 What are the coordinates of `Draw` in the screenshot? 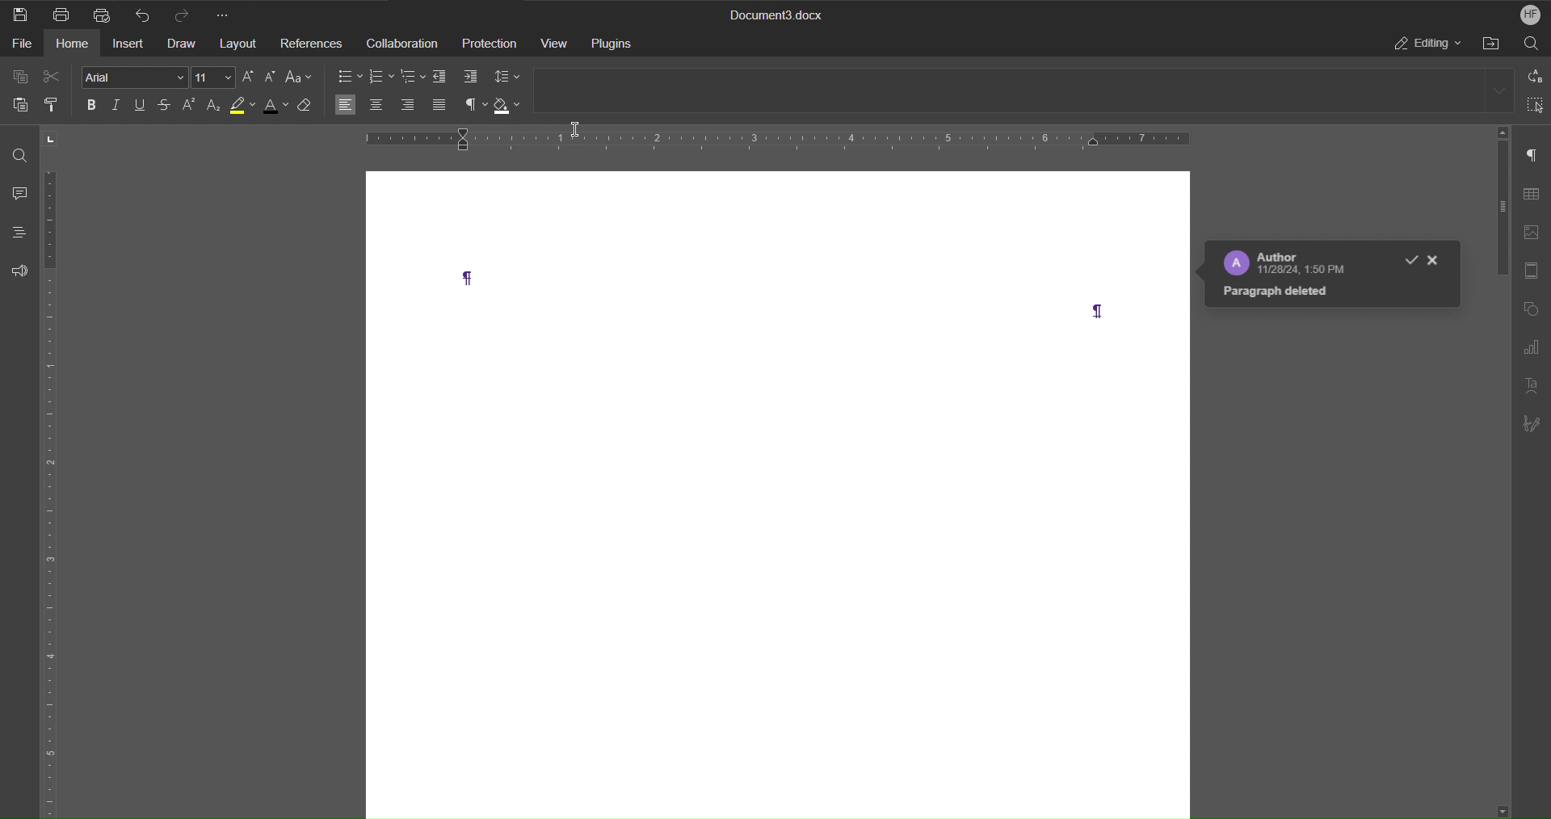 It's located at (183, 47).